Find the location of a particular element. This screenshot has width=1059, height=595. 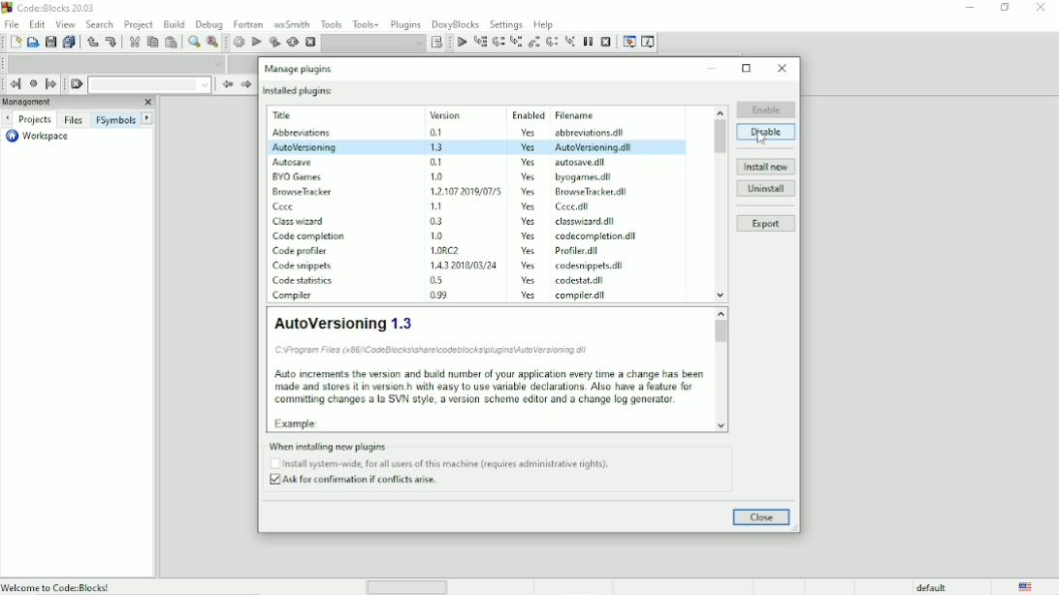

Various info is located at coordinates (649, 42).